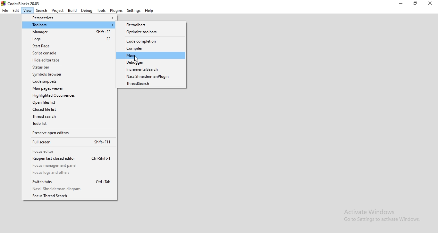  What do you see at coordinates (72, 158) in the screenshot?
I see `Reopen last closed editor` at bounding box center [72, 158].